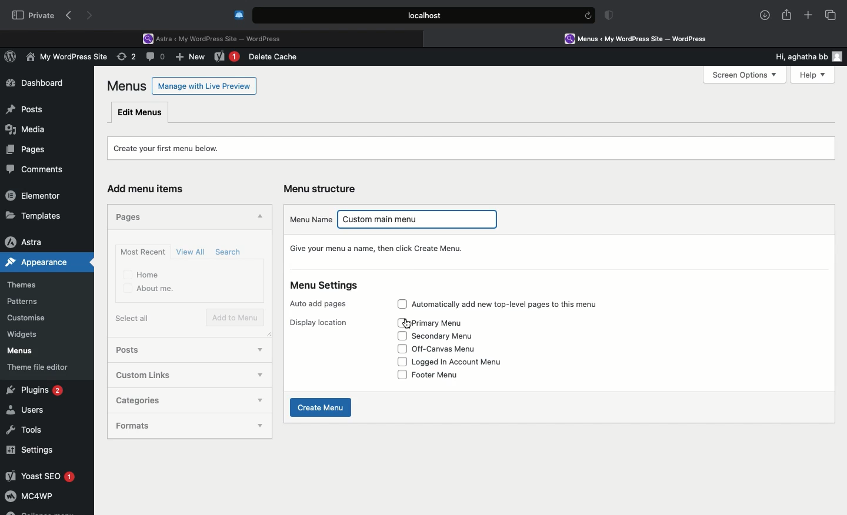 This screenshot has height=515, width=847. What do you see at coordinates (322, 189) in the screenshot?
I see `Menu structure` at bounding box center [322, 189].